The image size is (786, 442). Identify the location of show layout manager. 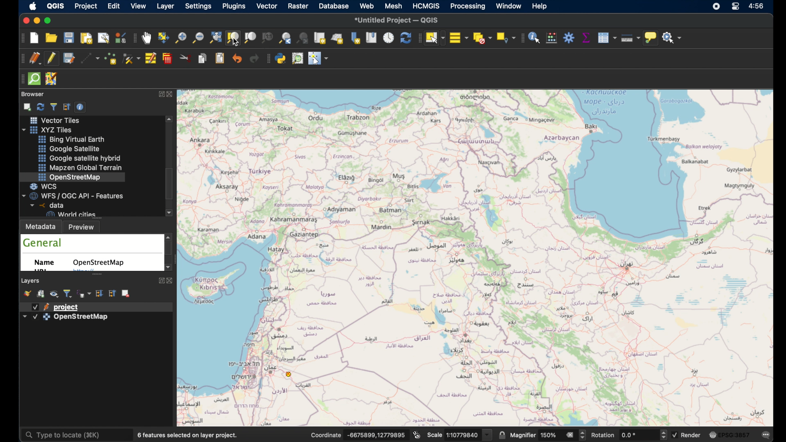
(104, 39).